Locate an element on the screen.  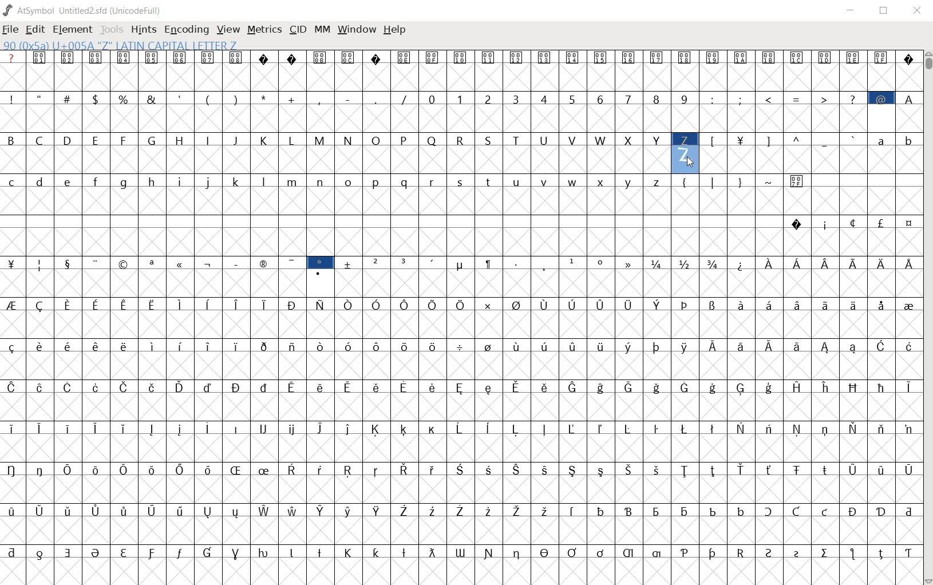
restore down is located at coordinates (885, 12).